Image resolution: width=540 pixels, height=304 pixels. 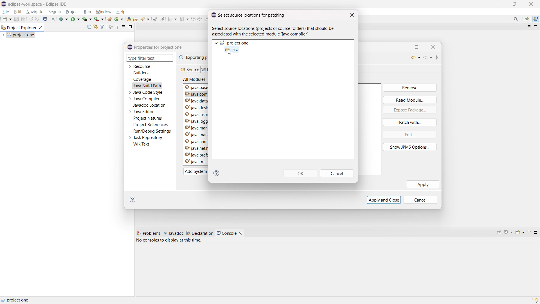 I want to click on edit, so click(x=409, y=135).